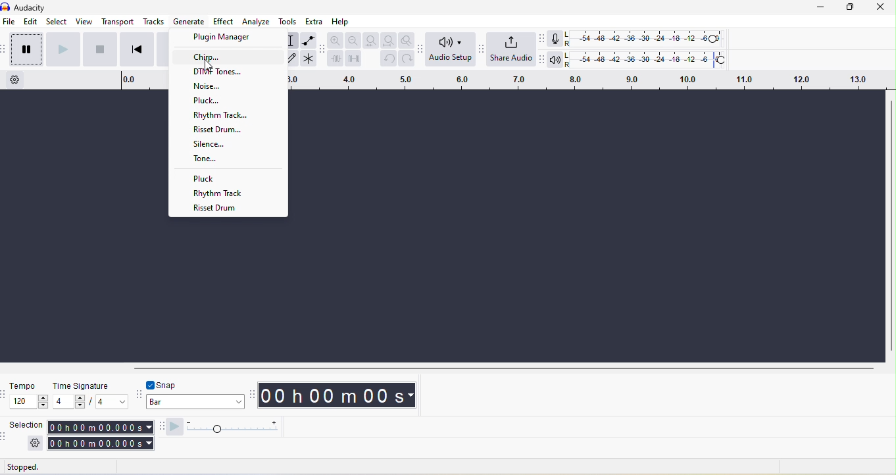  I want to click on zoom toggle, so click(408, 41).